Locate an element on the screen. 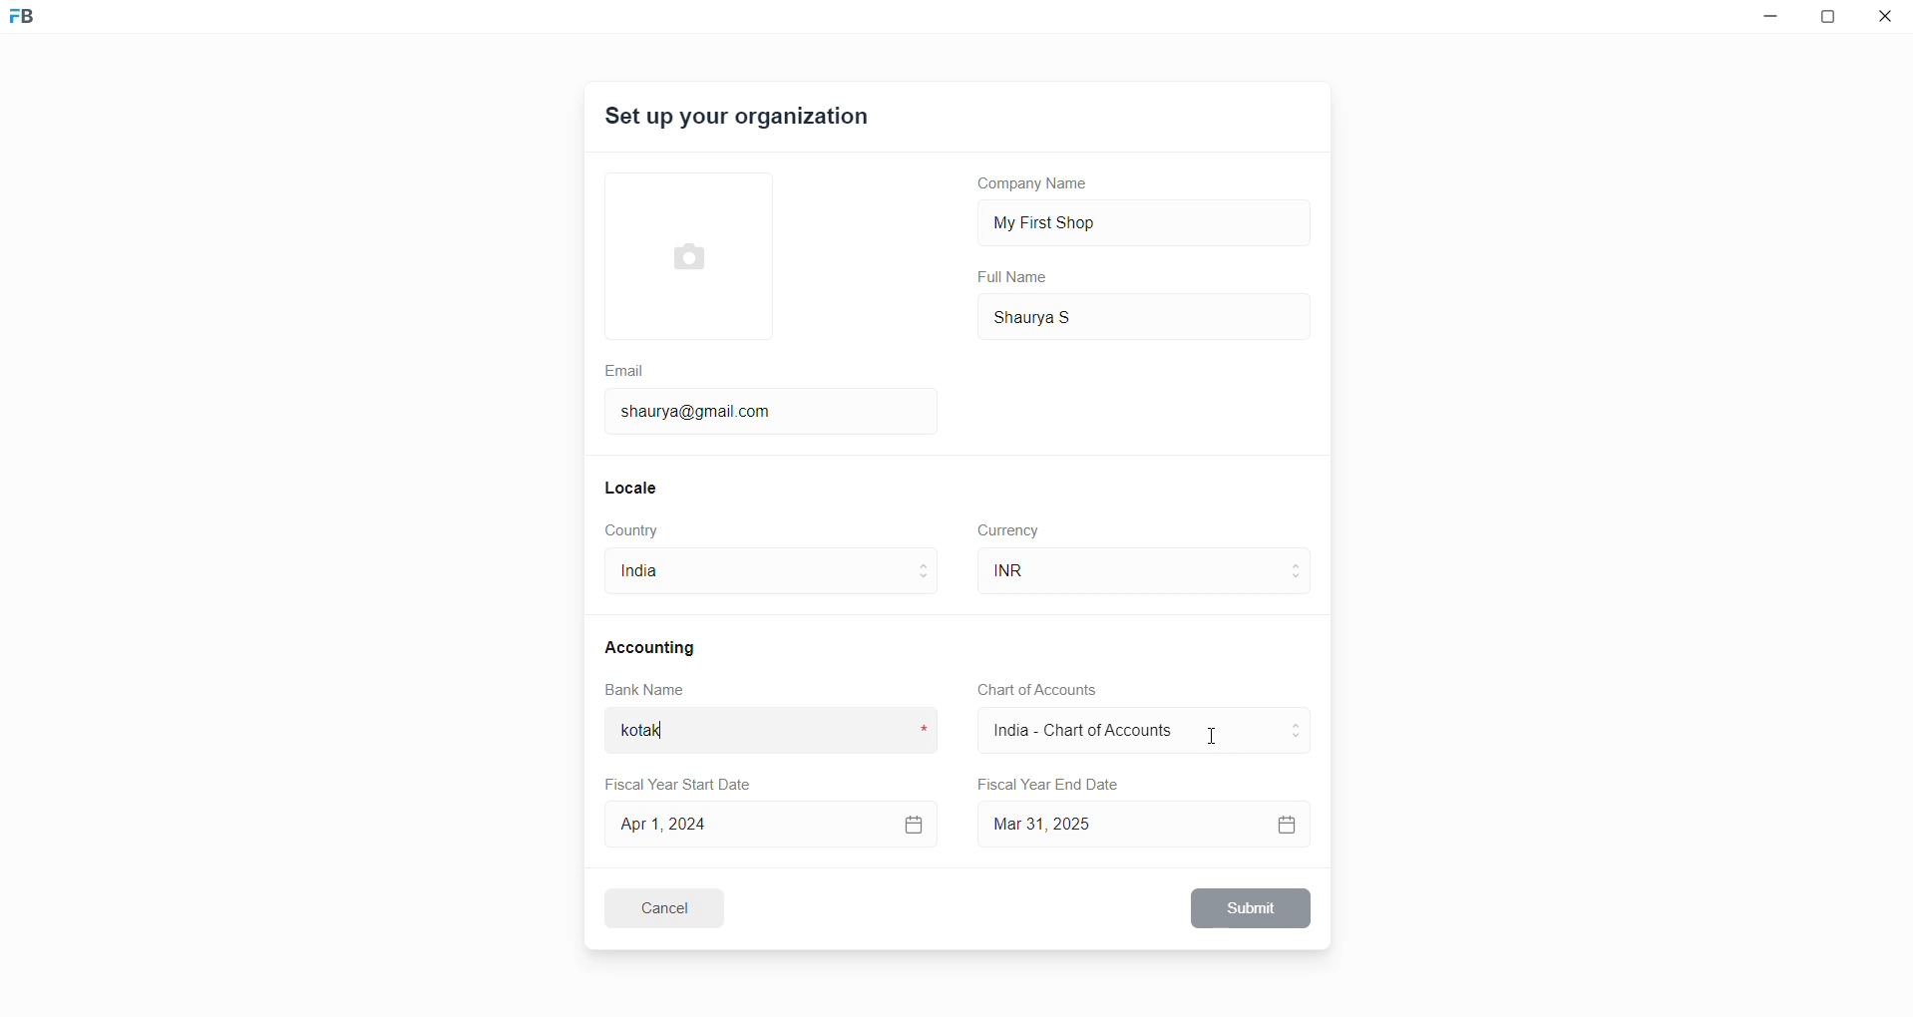  My First Shop is located at coordinates (1076, 220).